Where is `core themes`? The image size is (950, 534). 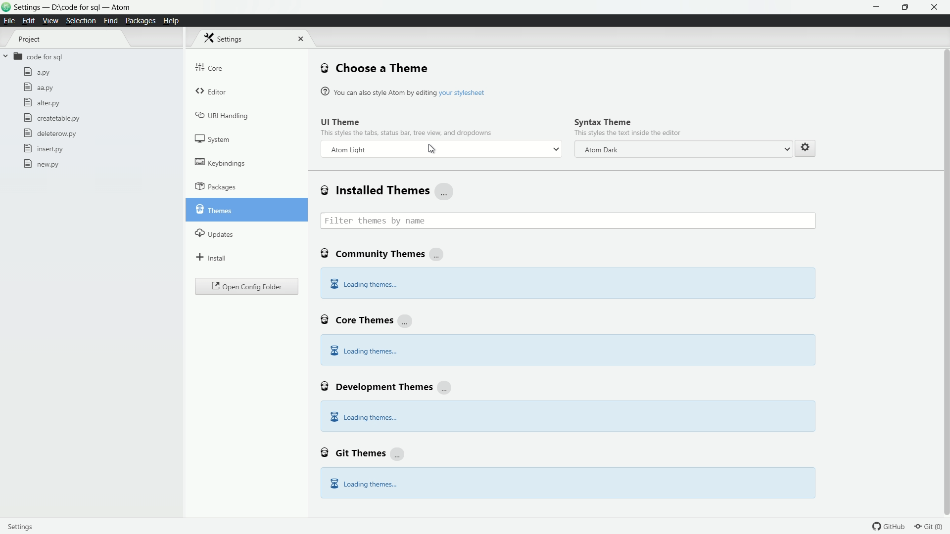 core themes is located at coordinates (367, 319).